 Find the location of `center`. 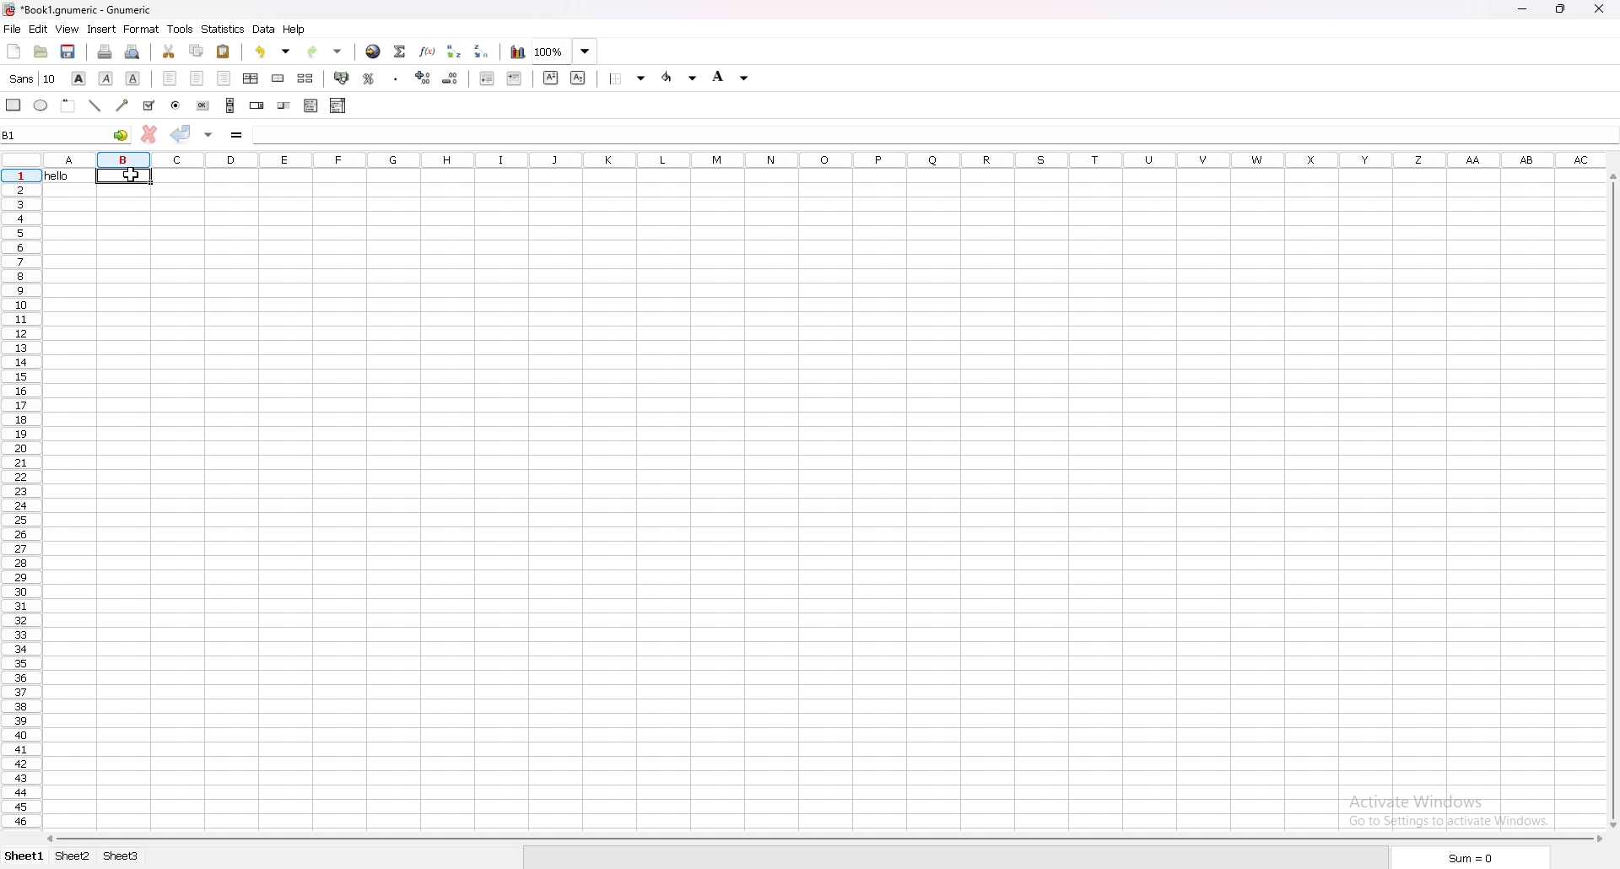

center is located at coordinates (197, 78).